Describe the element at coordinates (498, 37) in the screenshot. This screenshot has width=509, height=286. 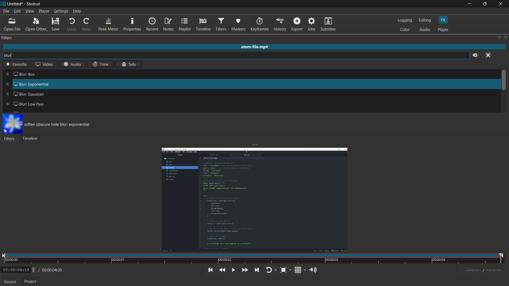
I see `change layout` at that location.